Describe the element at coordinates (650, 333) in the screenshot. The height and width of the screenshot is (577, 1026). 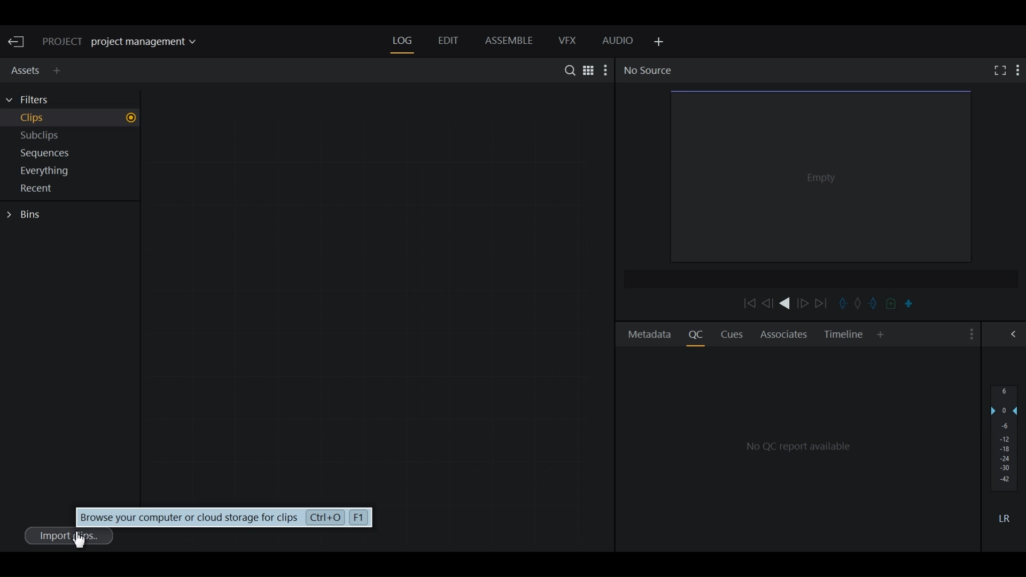
I see `Metadata` at that location.